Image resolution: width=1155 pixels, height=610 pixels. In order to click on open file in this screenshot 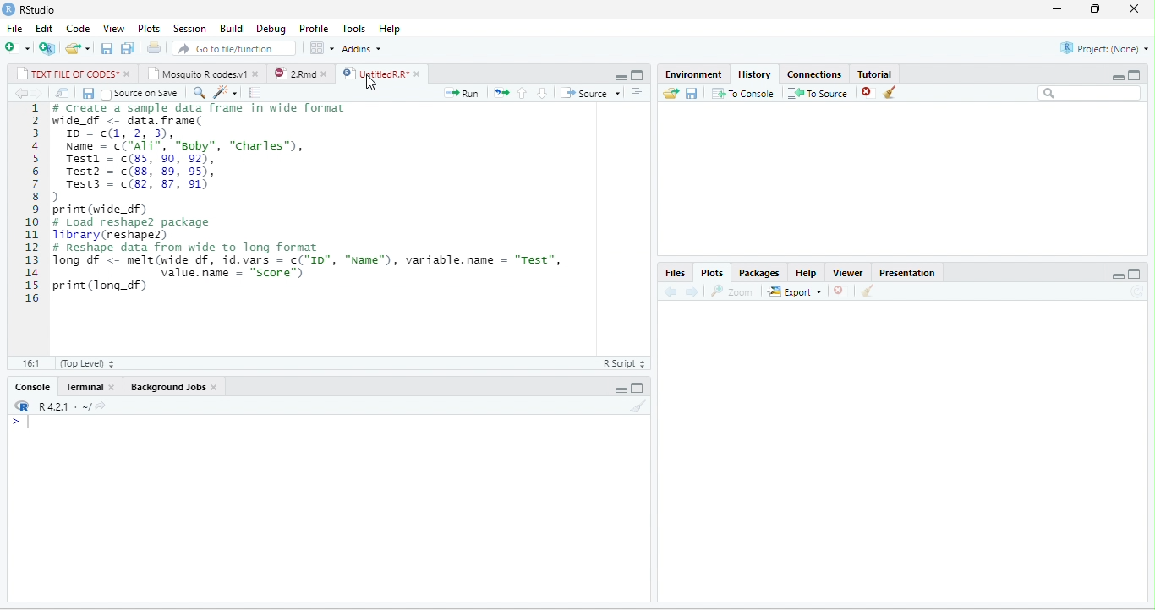, I will do `click(78, 48)`.